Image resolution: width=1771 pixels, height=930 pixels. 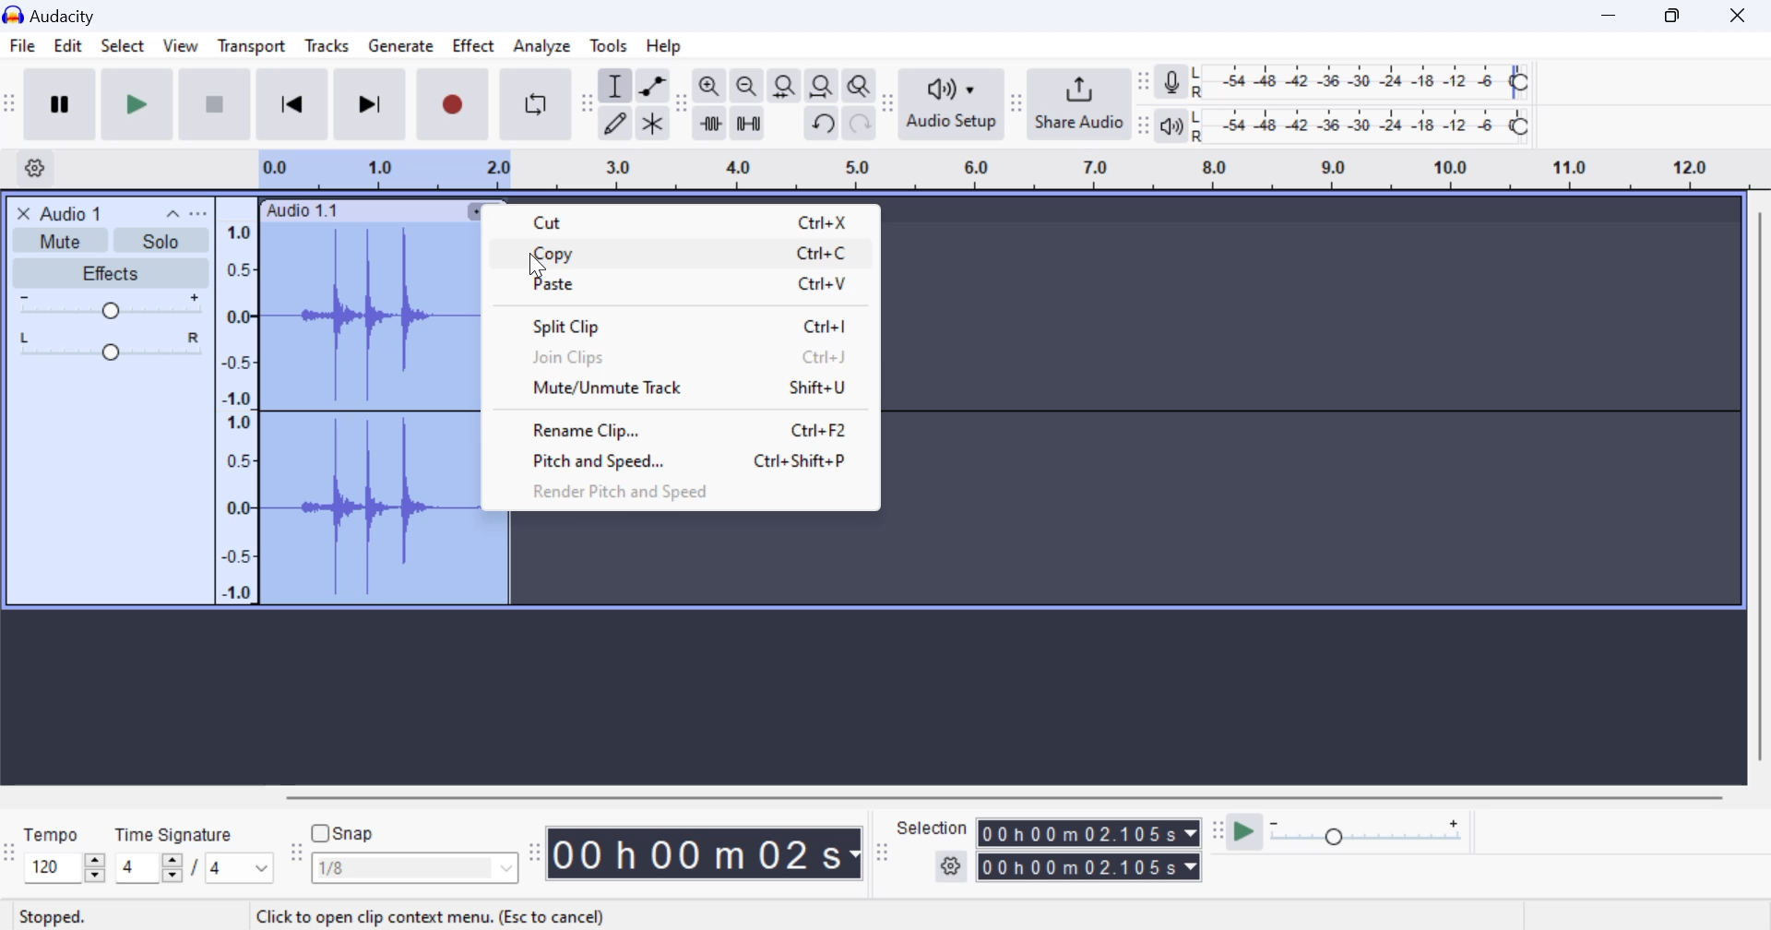 I want to click on Clip Status, so click(x=54, y=918).